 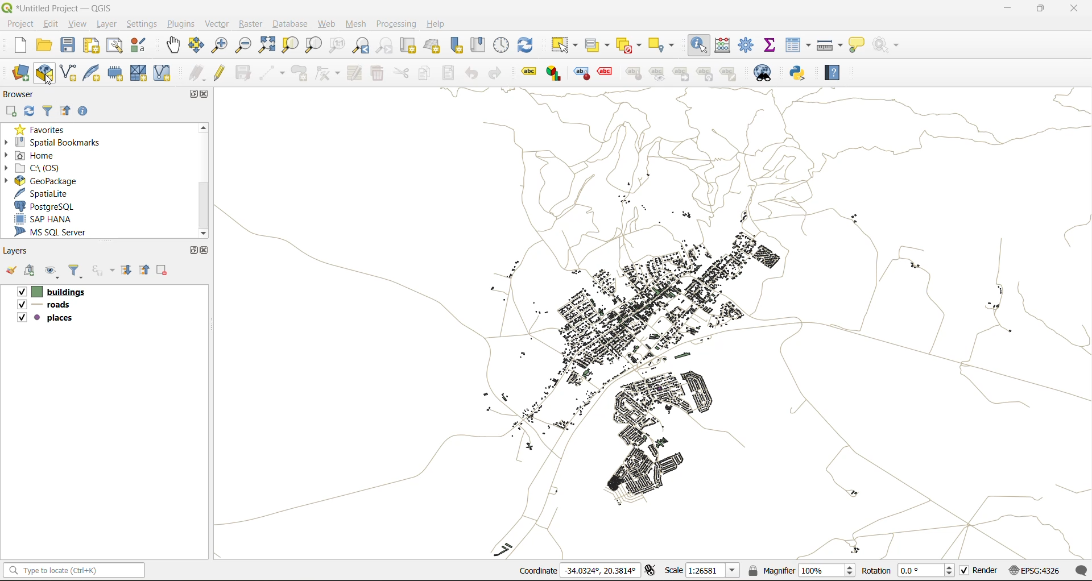 What do you see at coordinates (799, 570) in the screenshot?
I see `magnifier(100%)` at bounding box center [799, 570].